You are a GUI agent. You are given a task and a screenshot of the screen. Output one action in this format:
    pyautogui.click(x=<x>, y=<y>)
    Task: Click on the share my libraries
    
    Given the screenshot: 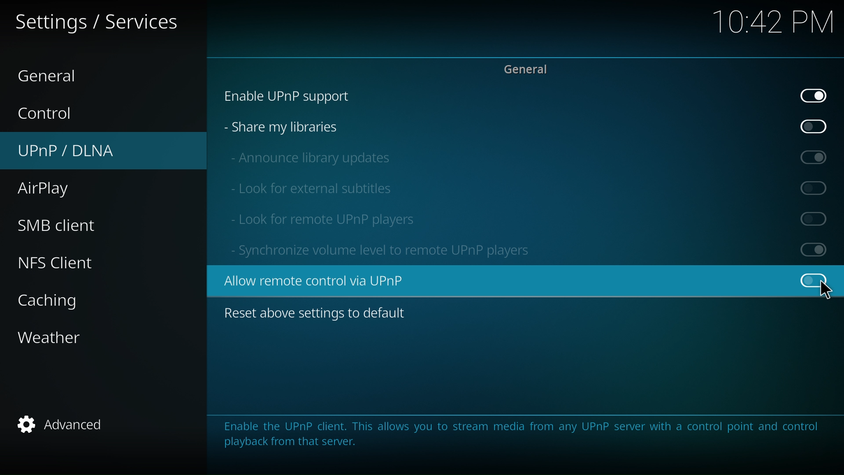 What is the action you would take?
    pyautogui.click(x=524, y=128)
    